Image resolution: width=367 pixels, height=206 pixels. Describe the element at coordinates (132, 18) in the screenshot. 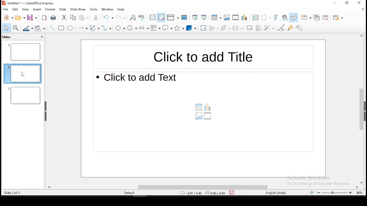

I see `find and replace` at that location.